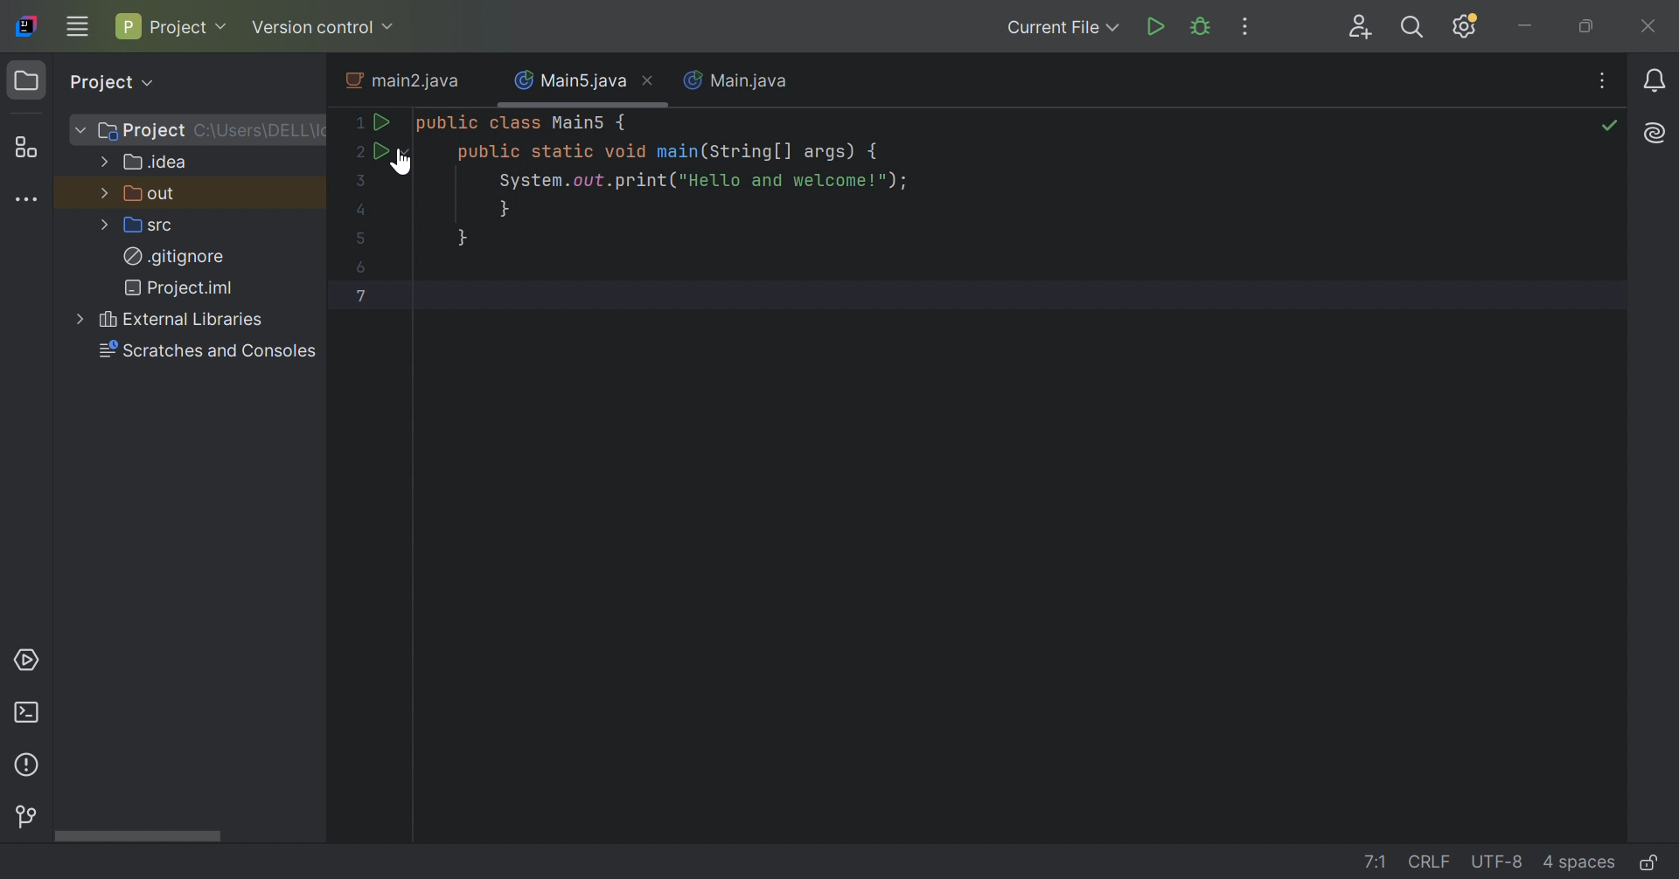 Image resolution: width=1679 pixels, height=879 pixels. I want to click on Code with me, so click(1360, 27).